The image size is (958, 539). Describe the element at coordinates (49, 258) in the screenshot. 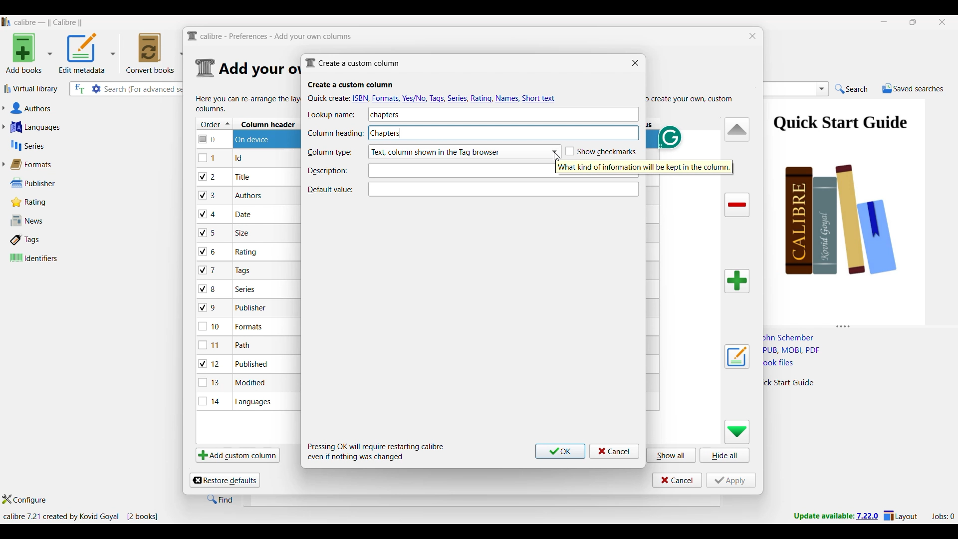

I see `Identifiers` at that location.